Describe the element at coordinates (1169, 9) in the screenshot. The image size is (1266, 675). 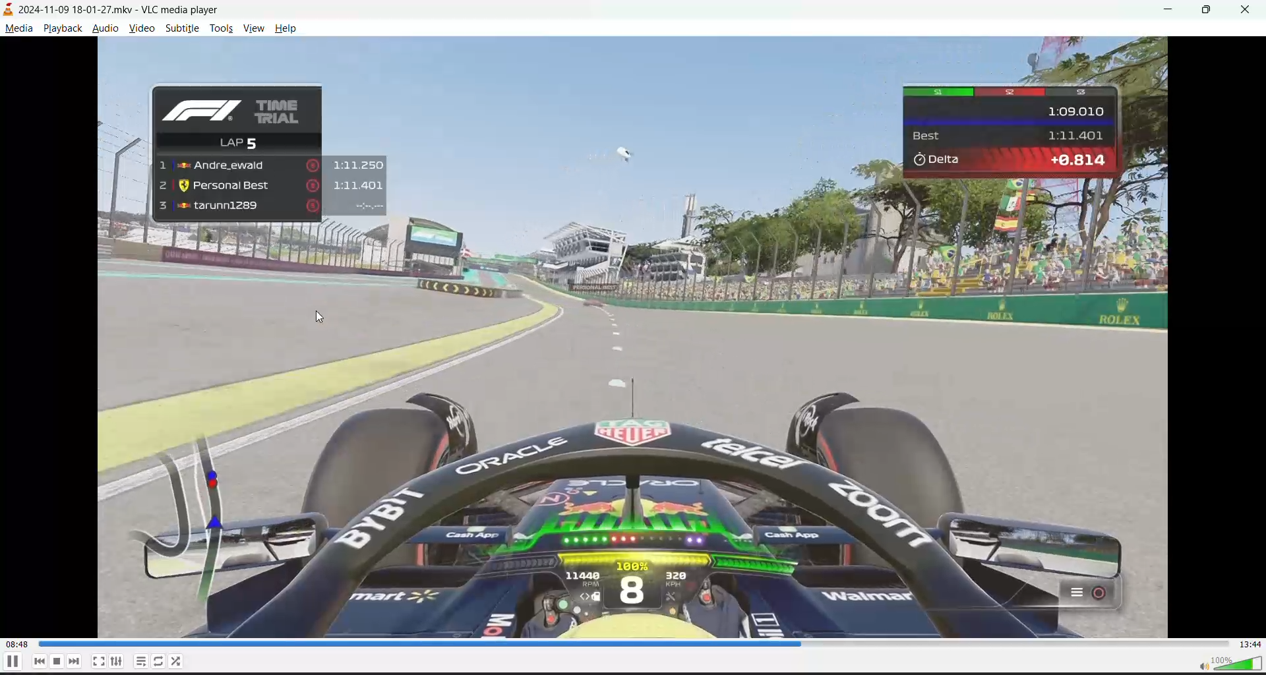
I see `minimize` at that location.